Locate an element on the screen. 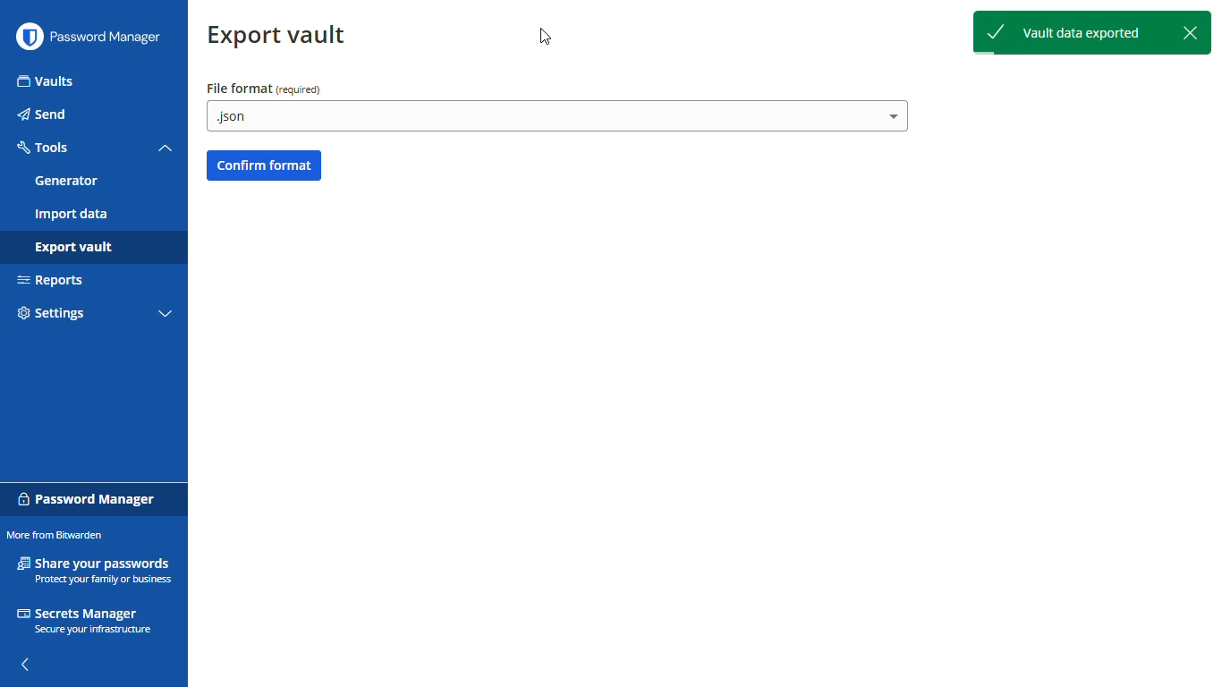 The image size is (1222, 687). more from bitwarden is located at coordinates (56, 534).